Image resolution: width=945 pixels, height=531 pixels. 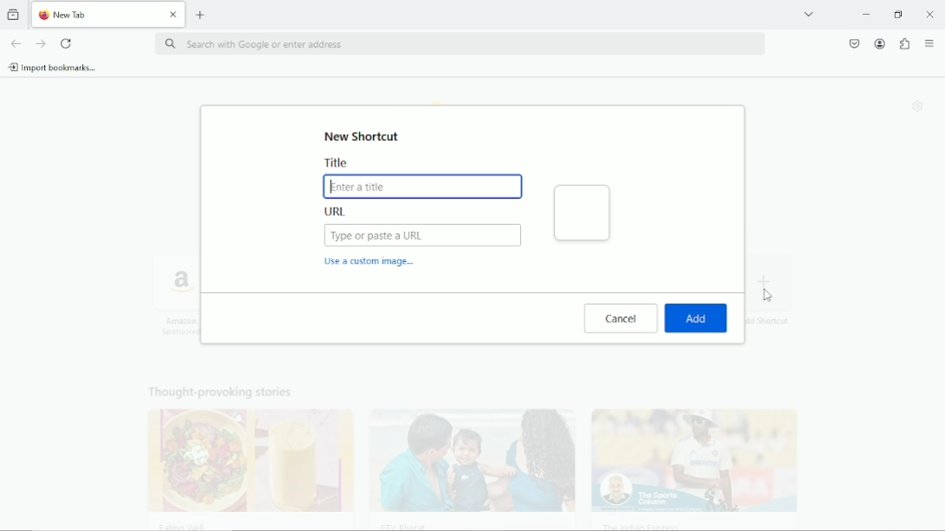 What do you see at coordinates (53, 67) in the screenshot?
I see `import bookmarks` at bounding box center [53, 67].